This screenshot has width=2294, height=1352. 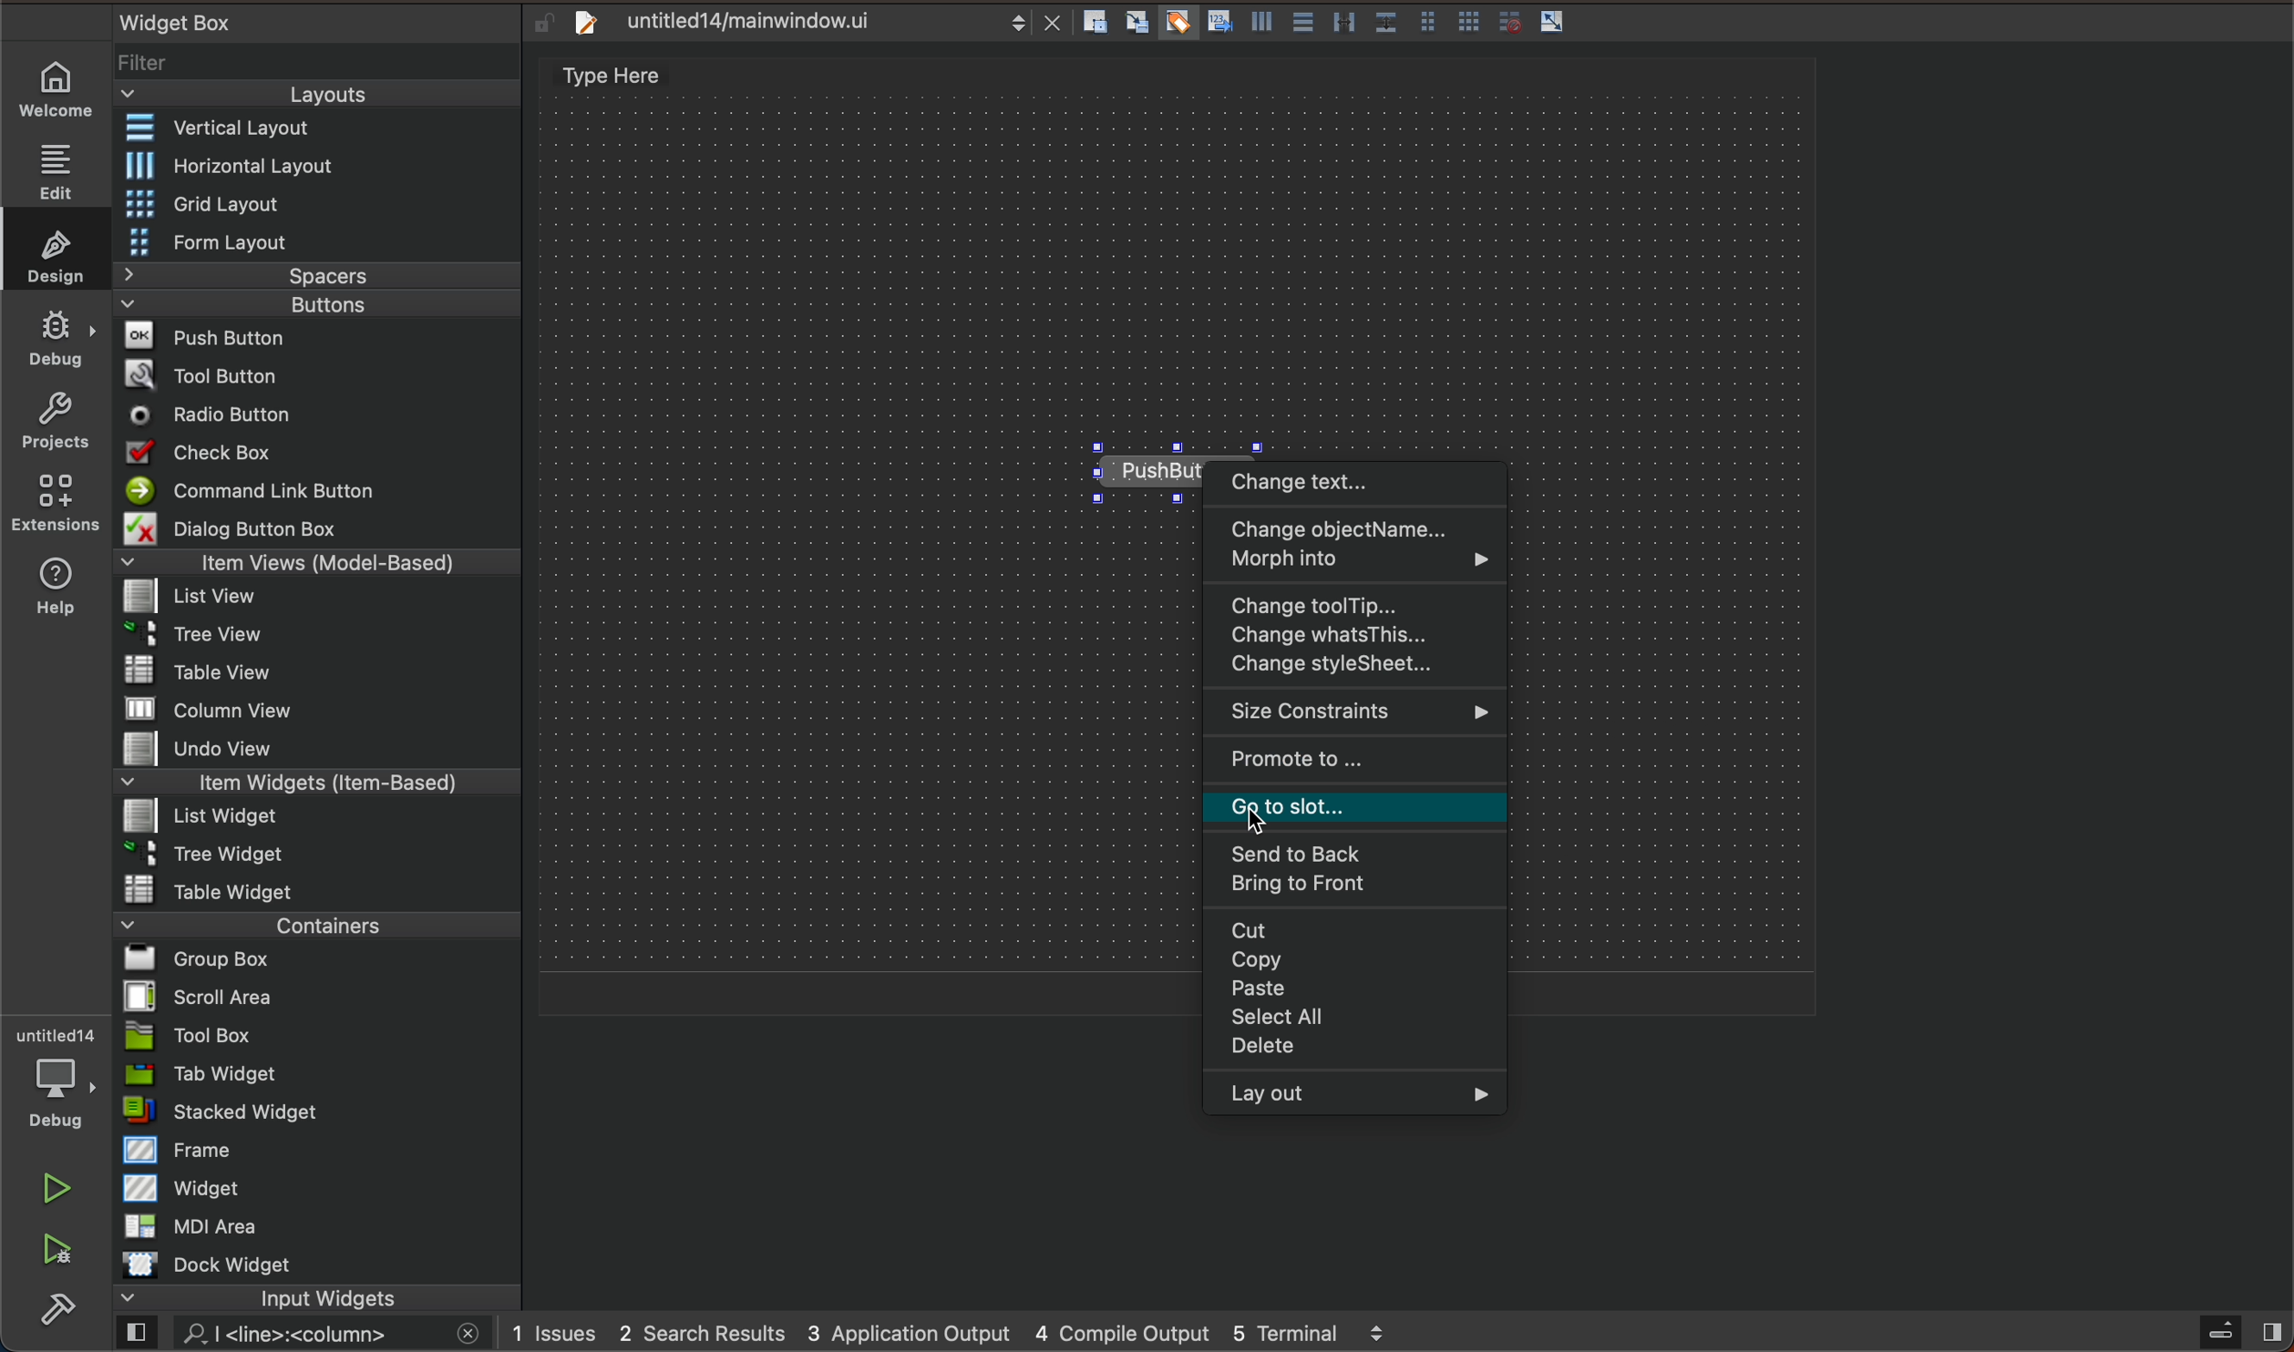 I want to click on Extensions, so click(x=50, y=503).